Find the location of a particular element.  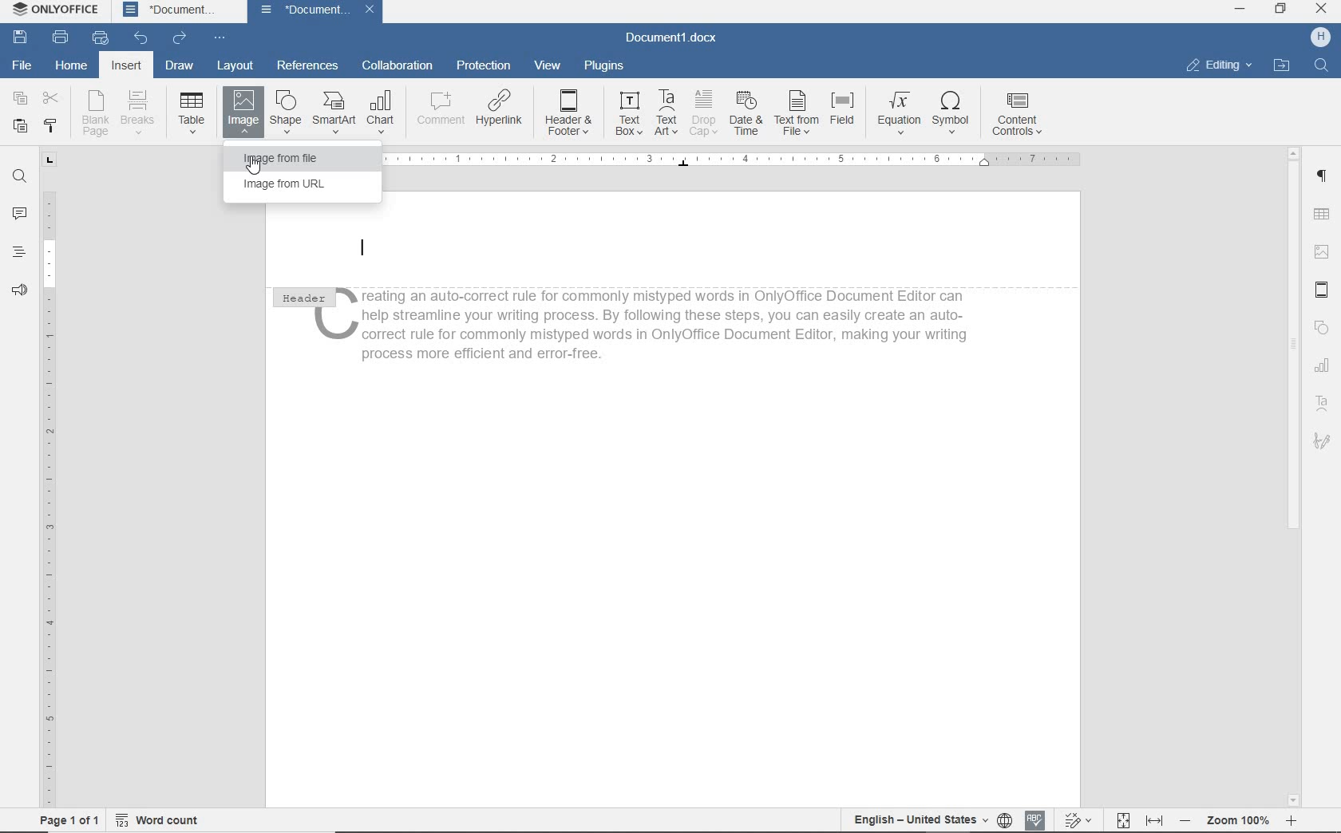

FEEDBACK & SUPPORT is located at coordinates (20, 288).